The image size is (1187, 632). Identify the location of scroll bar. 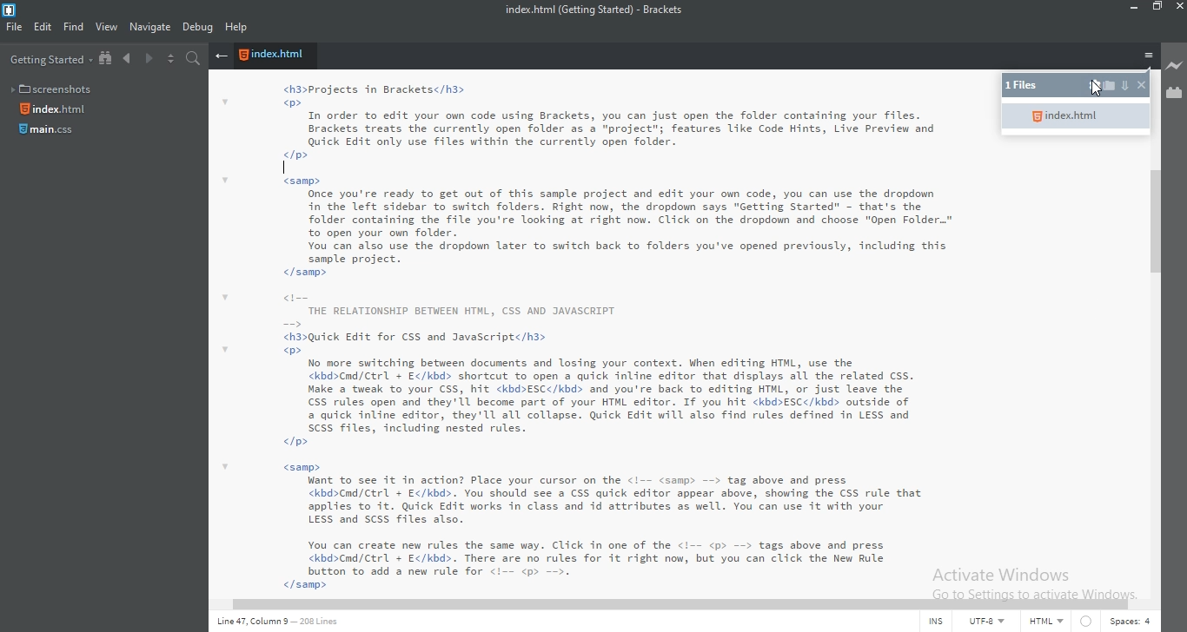
(1157, 221).